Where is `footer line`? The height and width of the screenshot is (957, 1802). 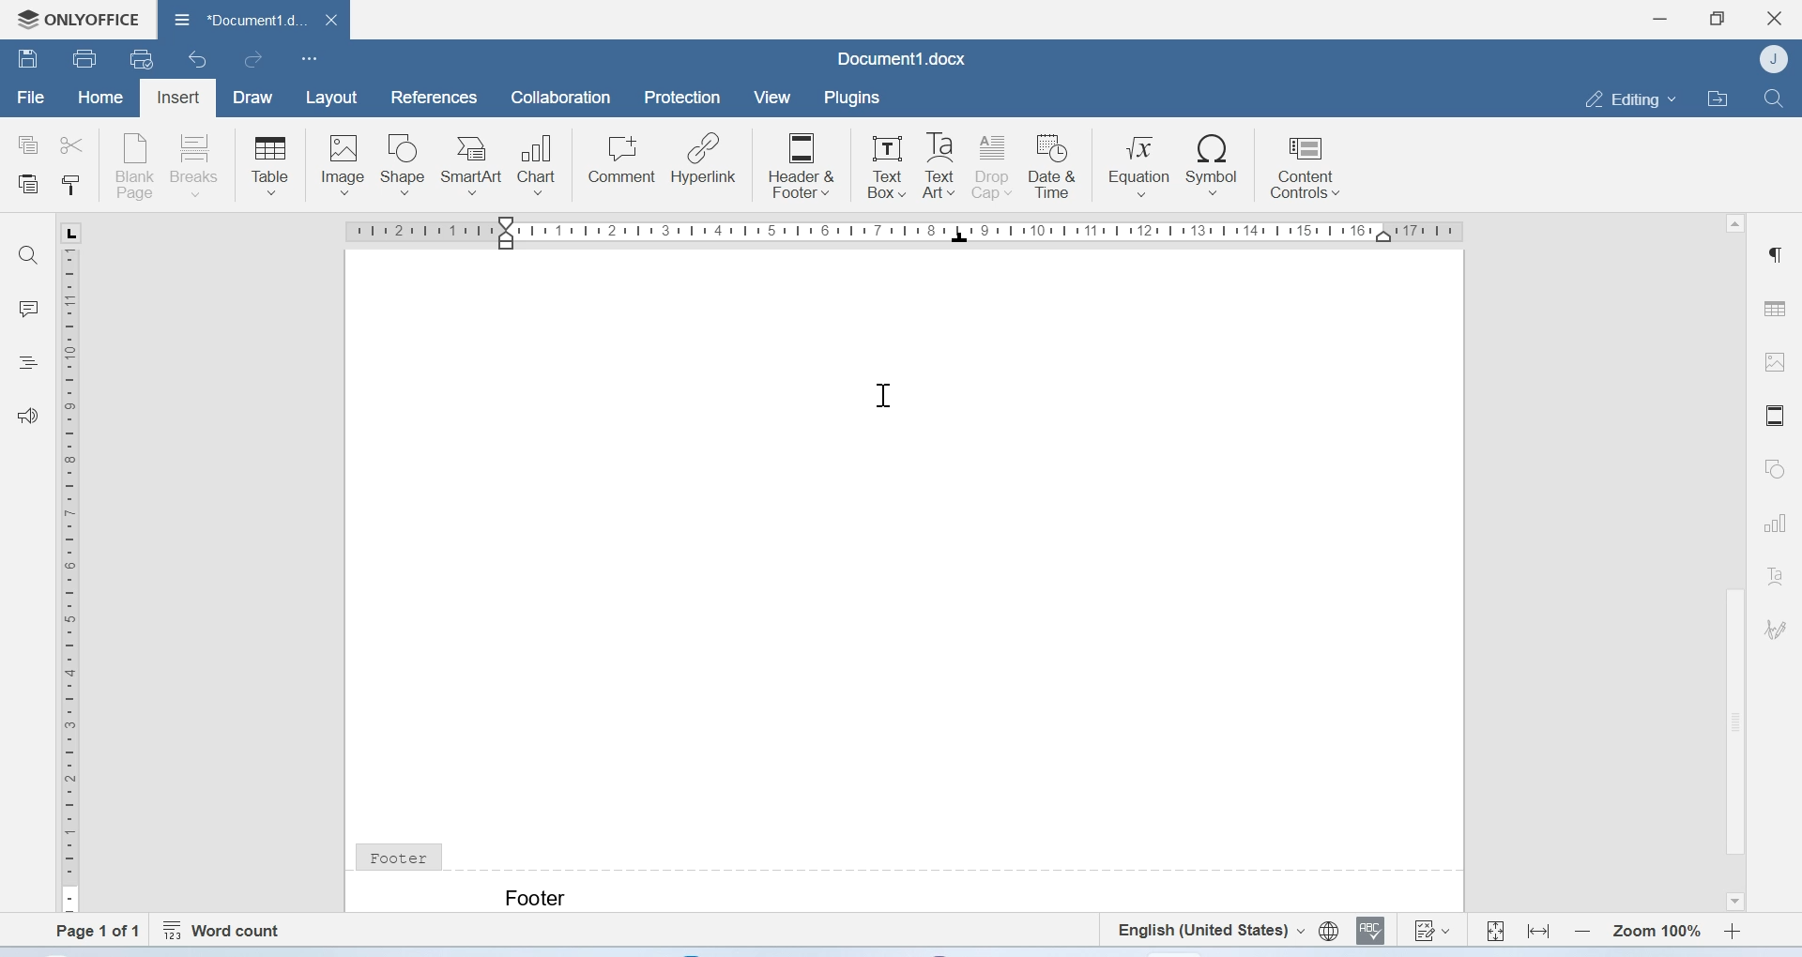 footer line is located at coordinates (968, 865).